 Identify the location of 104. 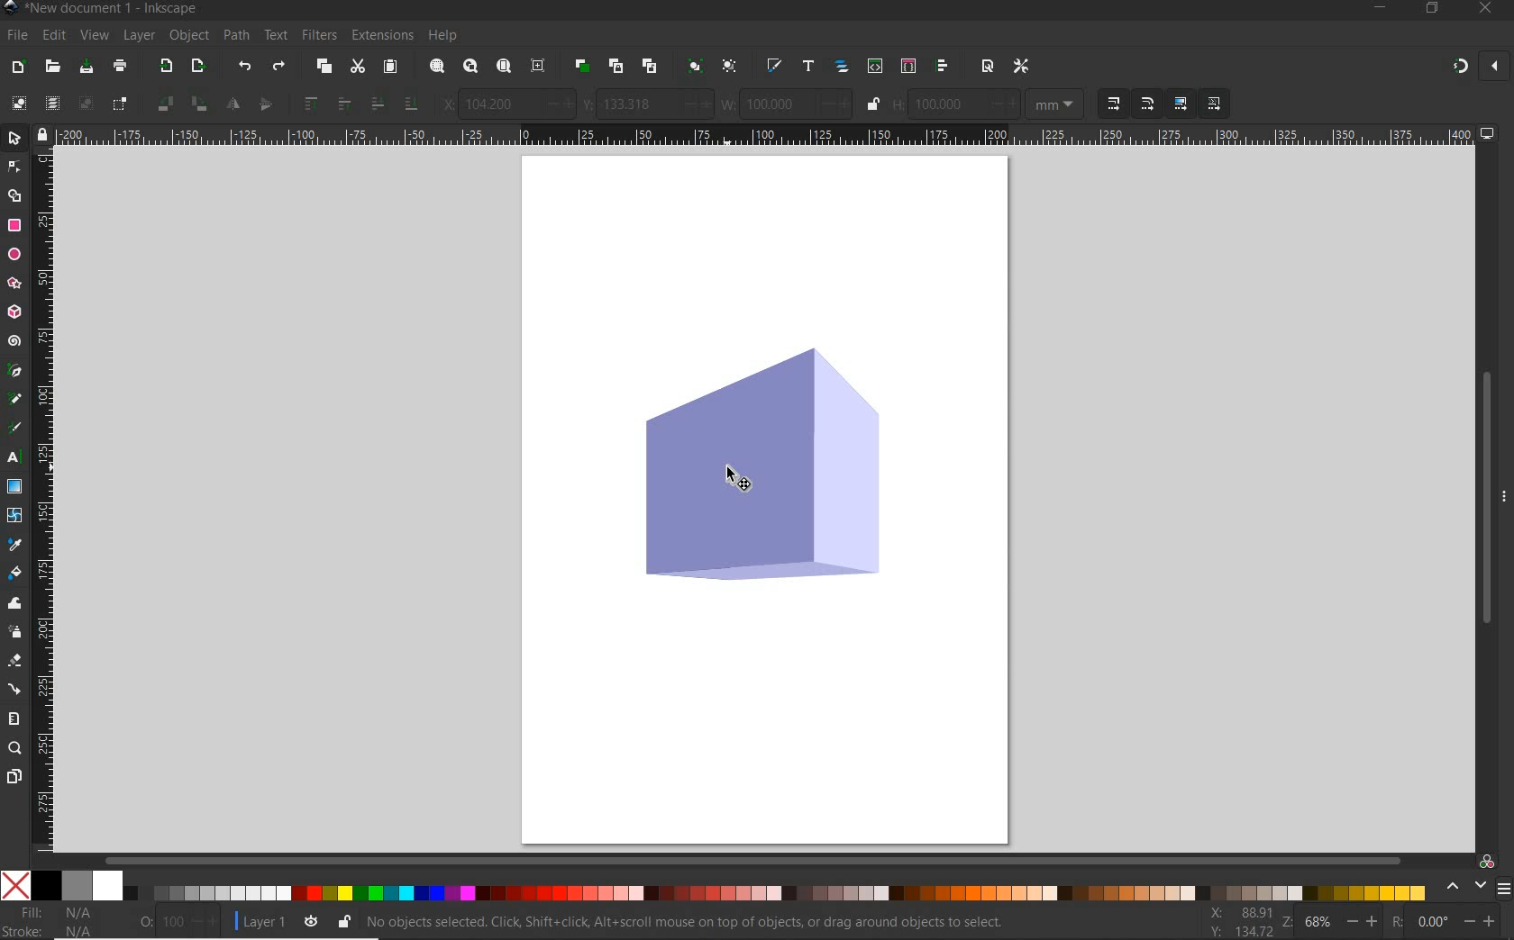
(497, 104).